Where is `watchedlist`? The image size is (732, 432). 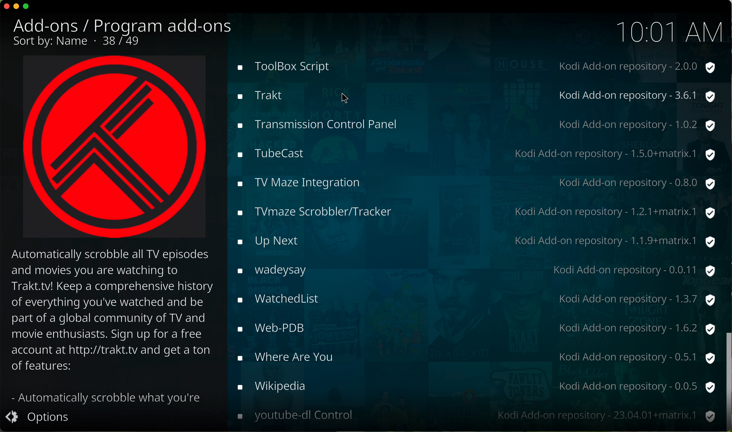
watchedlist is located at coordinates (476, 299).